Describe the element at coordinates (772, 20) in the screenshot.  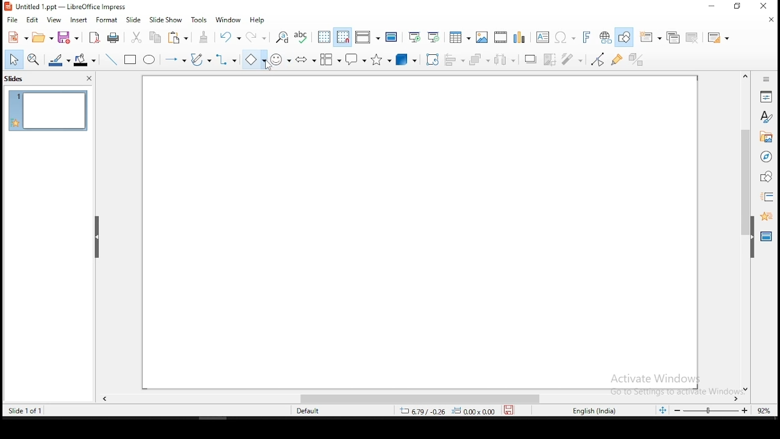
I see `close document` at that location.